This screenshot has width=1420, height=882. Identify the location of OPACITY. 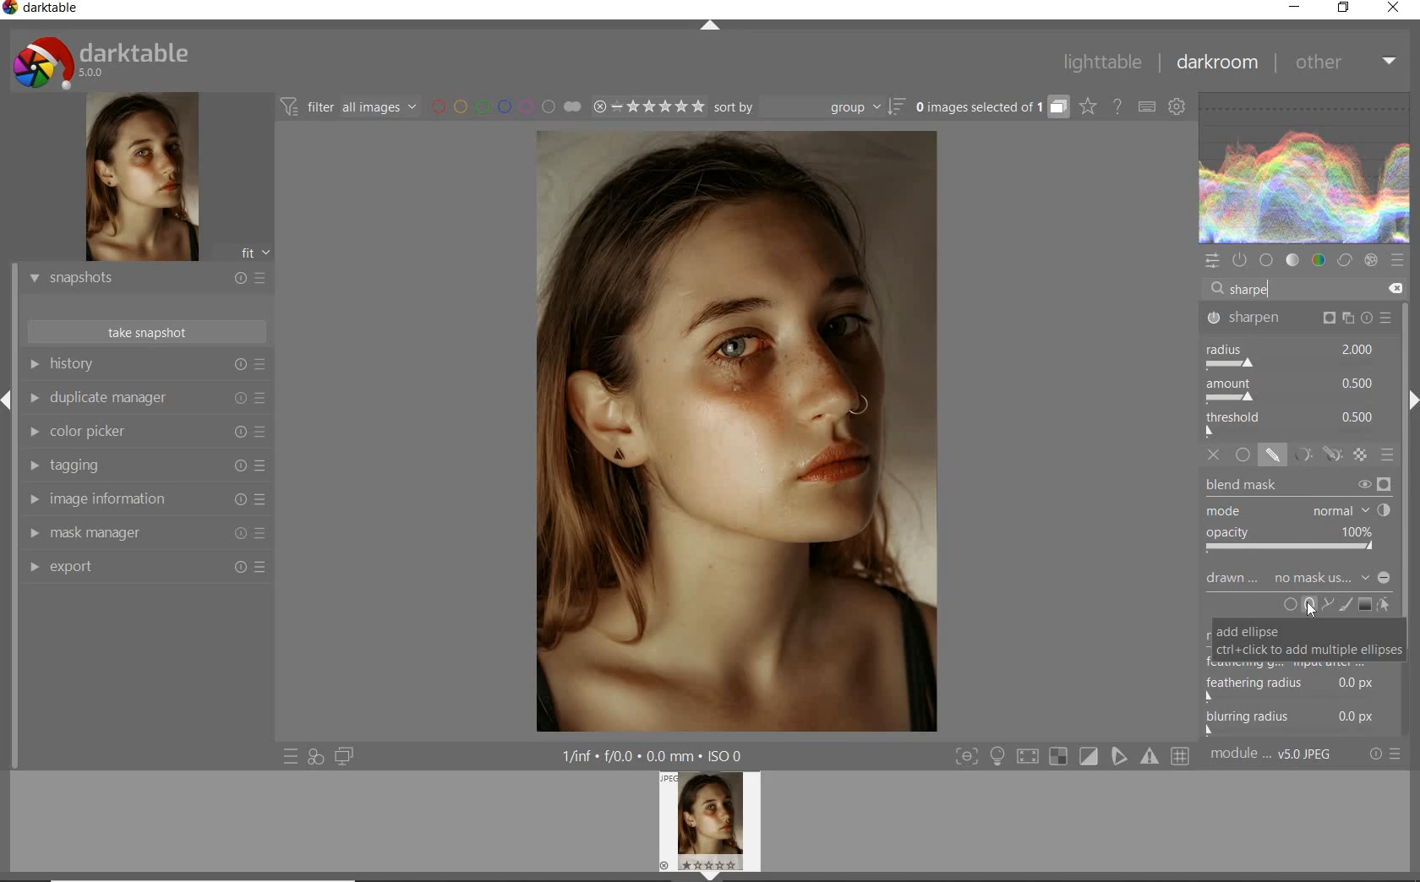
(1293, 541).